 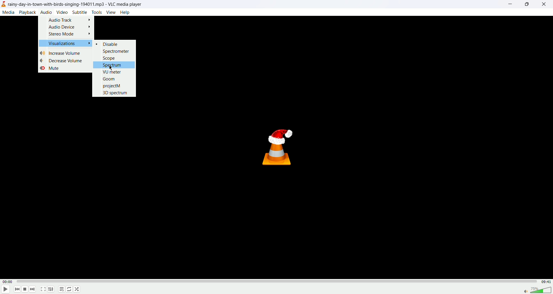 I want to click on audio device, so click(x=69, y=28).